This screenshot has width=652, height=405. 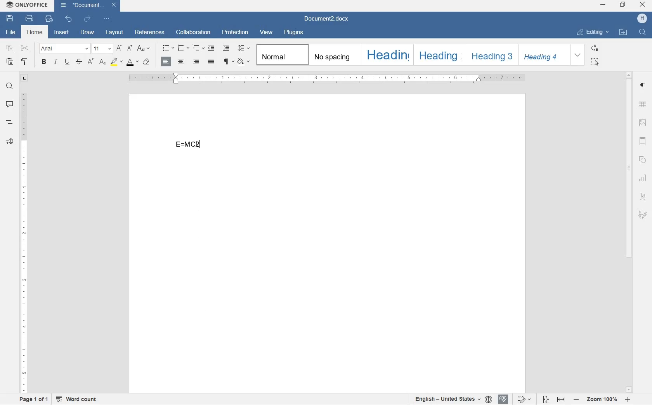 I want to click on draw, so click(x=87, y=33).